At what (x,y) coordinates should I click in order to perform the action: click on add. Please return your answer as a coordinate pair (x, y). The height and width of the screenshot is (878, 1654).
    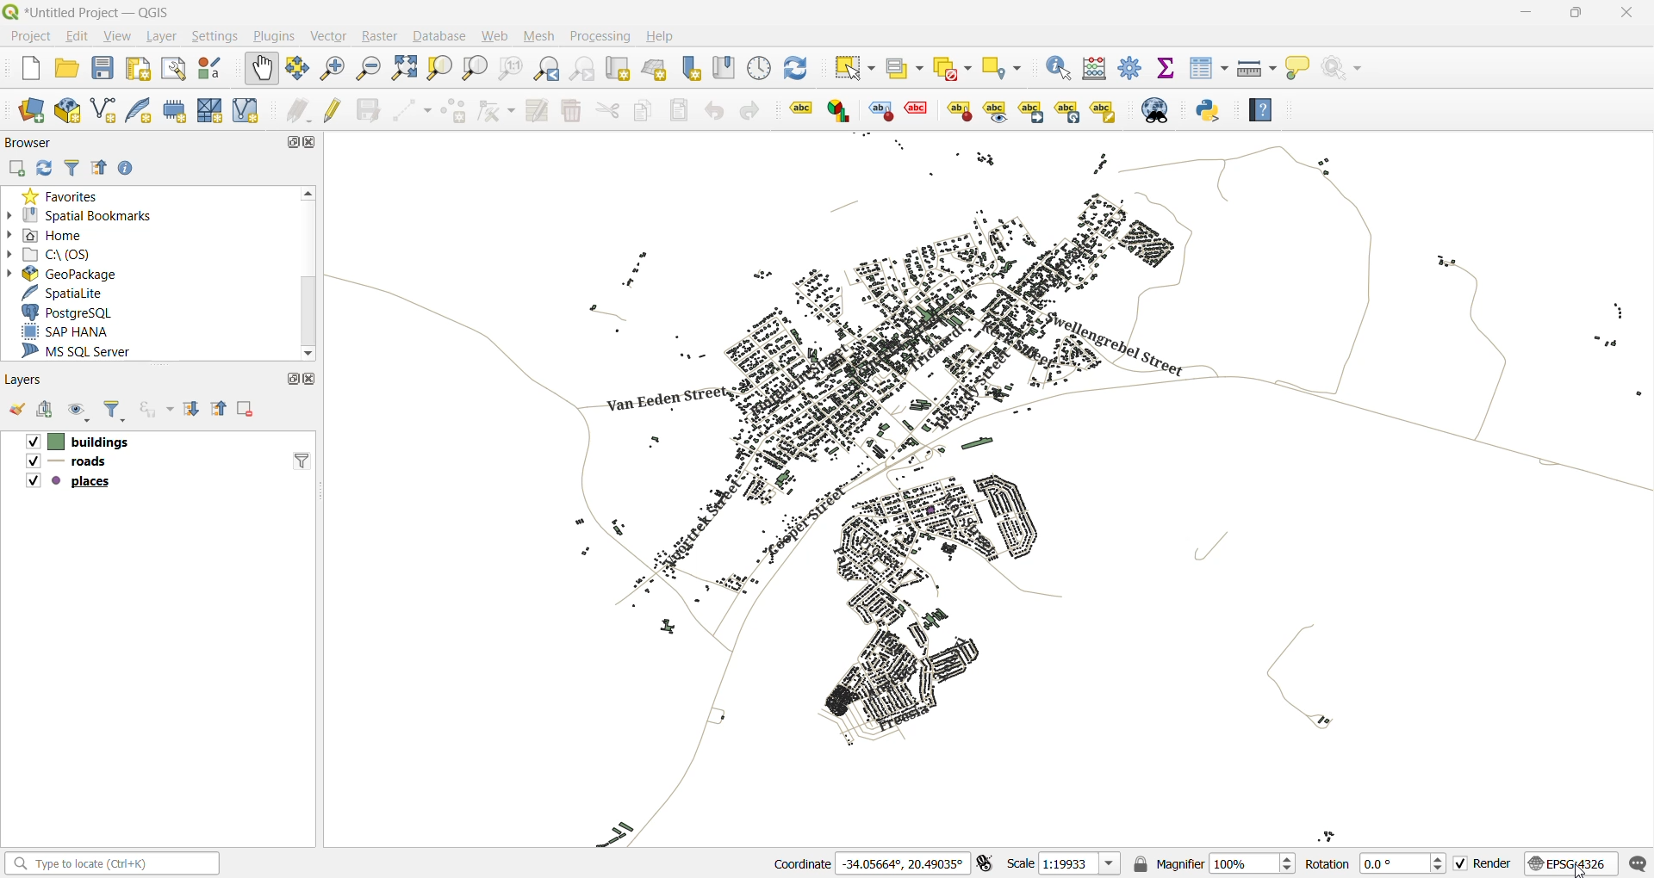
    Looking at the image, I should click on (16, 170).